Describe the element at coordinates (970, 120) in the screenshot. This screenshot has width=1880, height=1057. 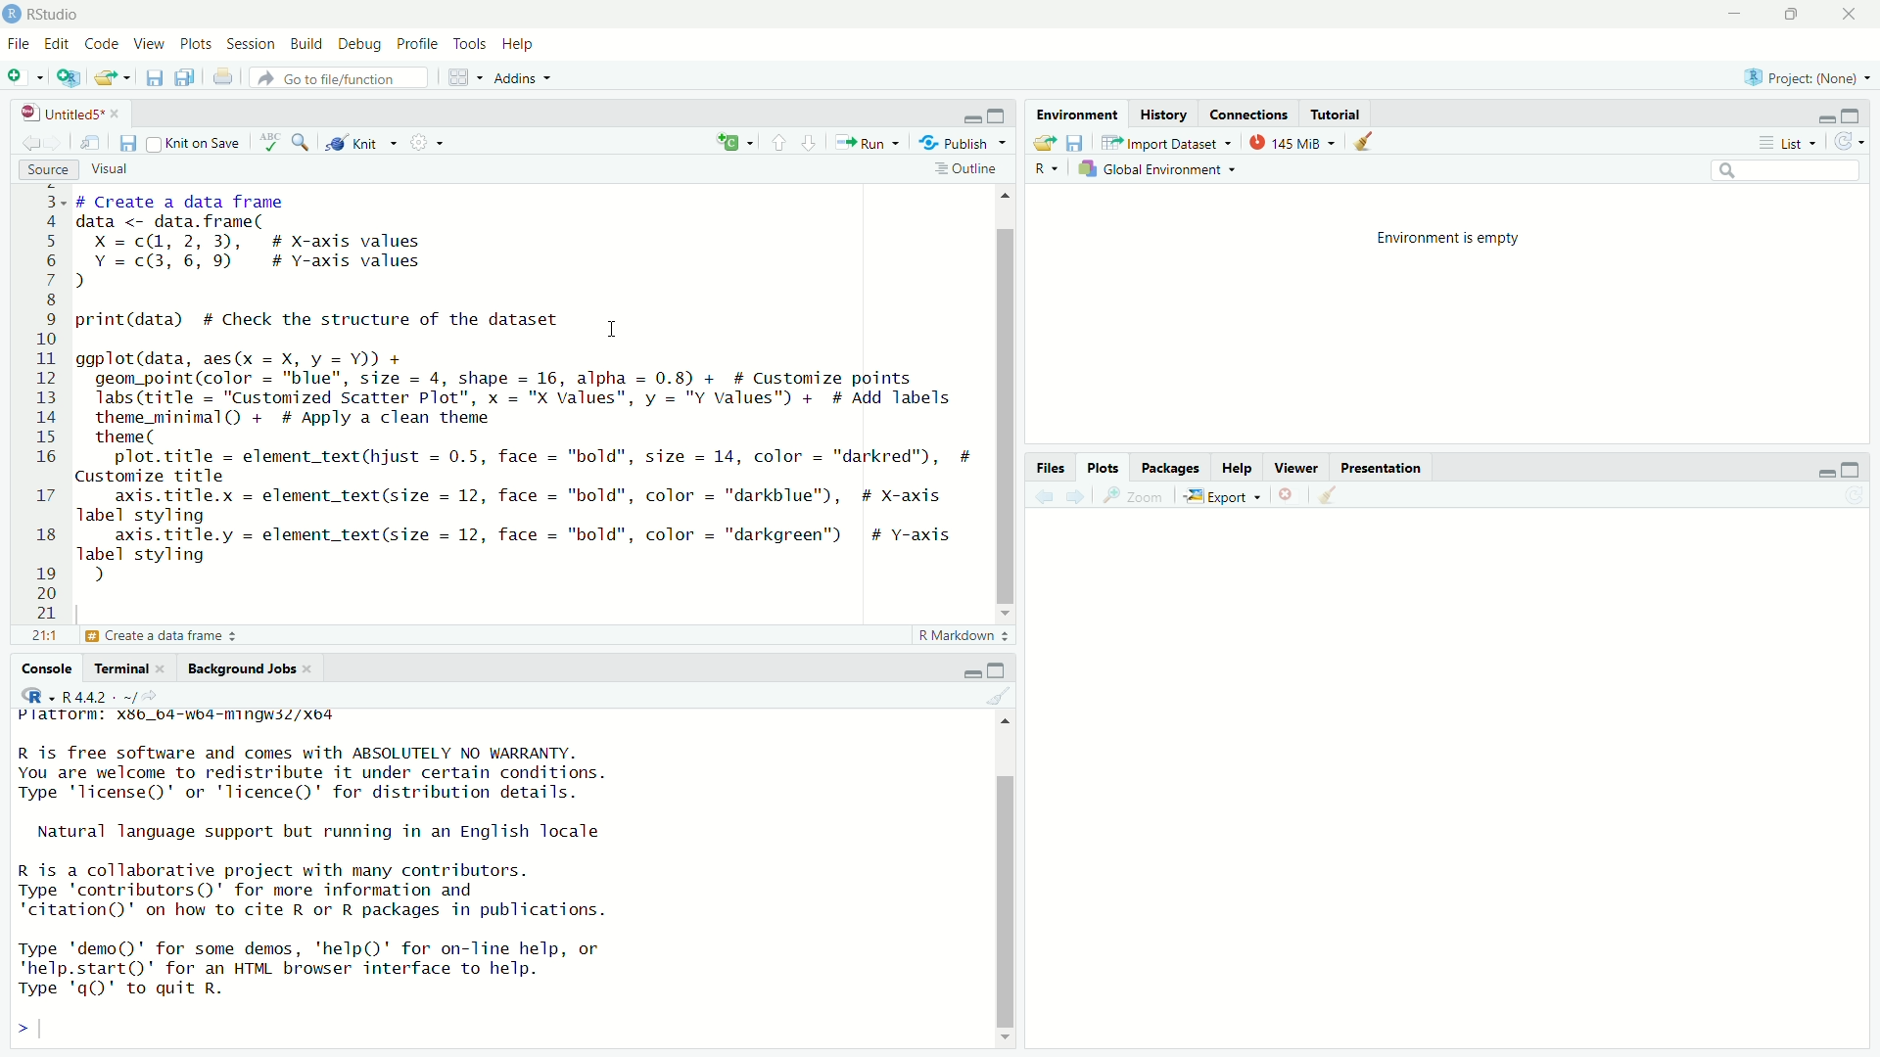
I see `minimize` at that location.